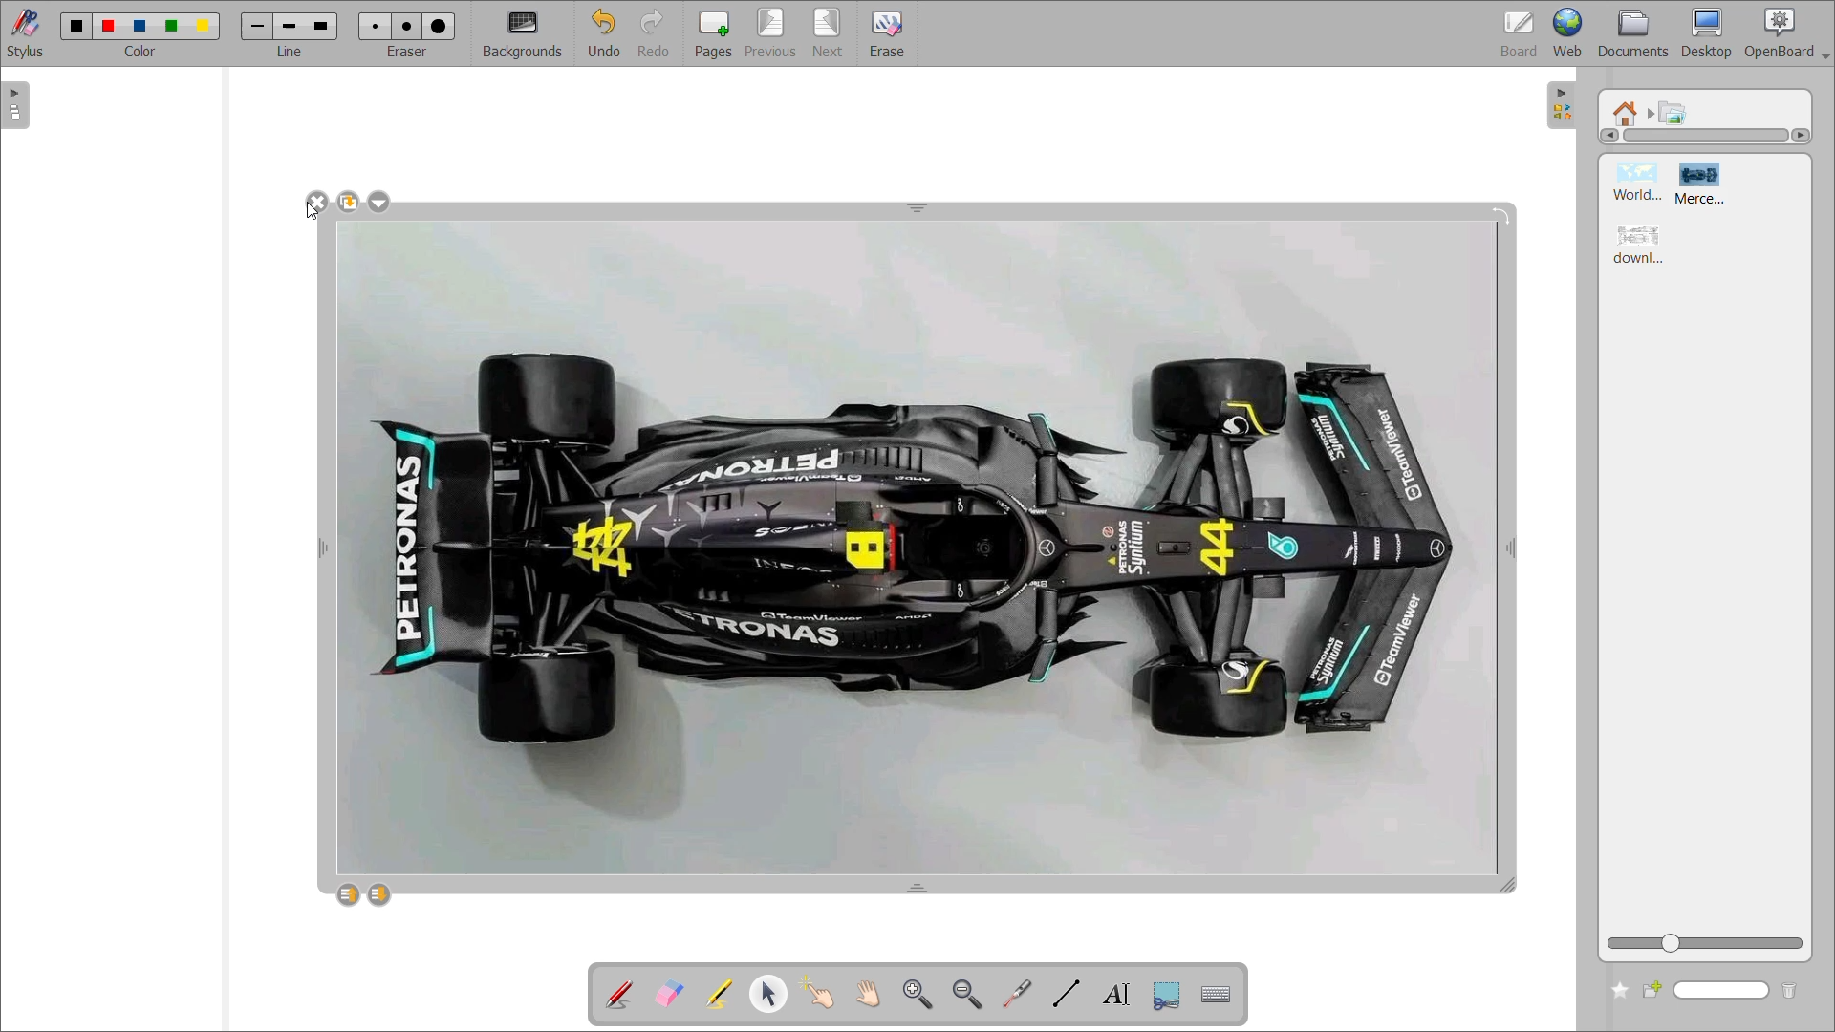 The width and height of the screenshot is (1835, 1032). I want to click on undo, so click(606, 32).